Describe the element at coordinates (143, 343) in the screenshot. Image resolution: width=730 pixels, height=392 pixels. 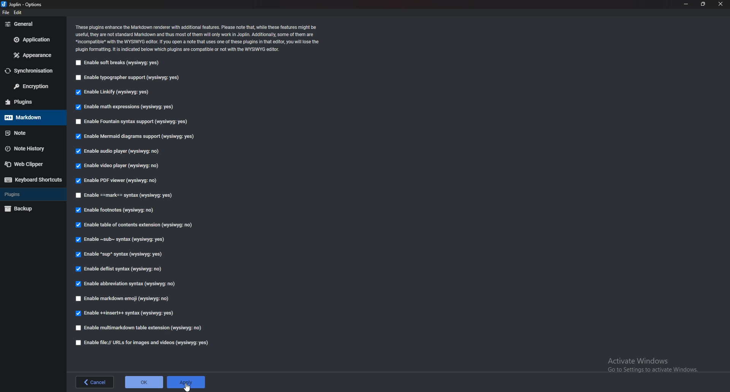
I see `enable file urls for images and videos` at that location.